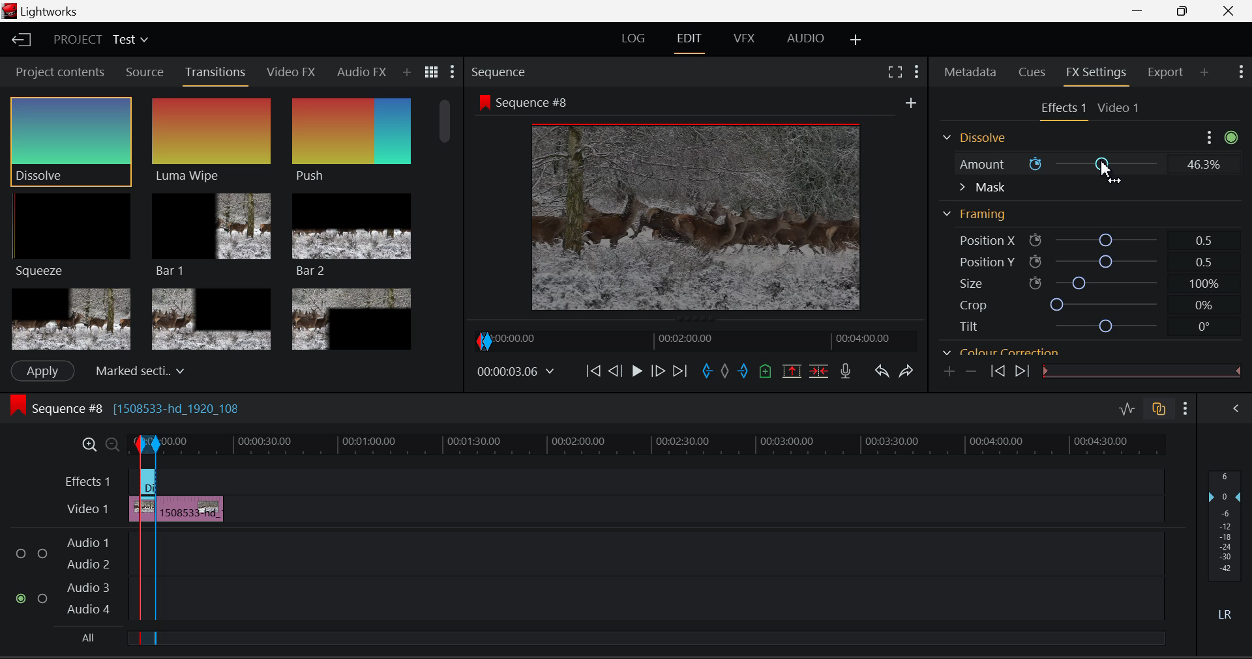 The height and width of the screenshot is (659, 1252). I want to click on Box 2, so click(211, 317).